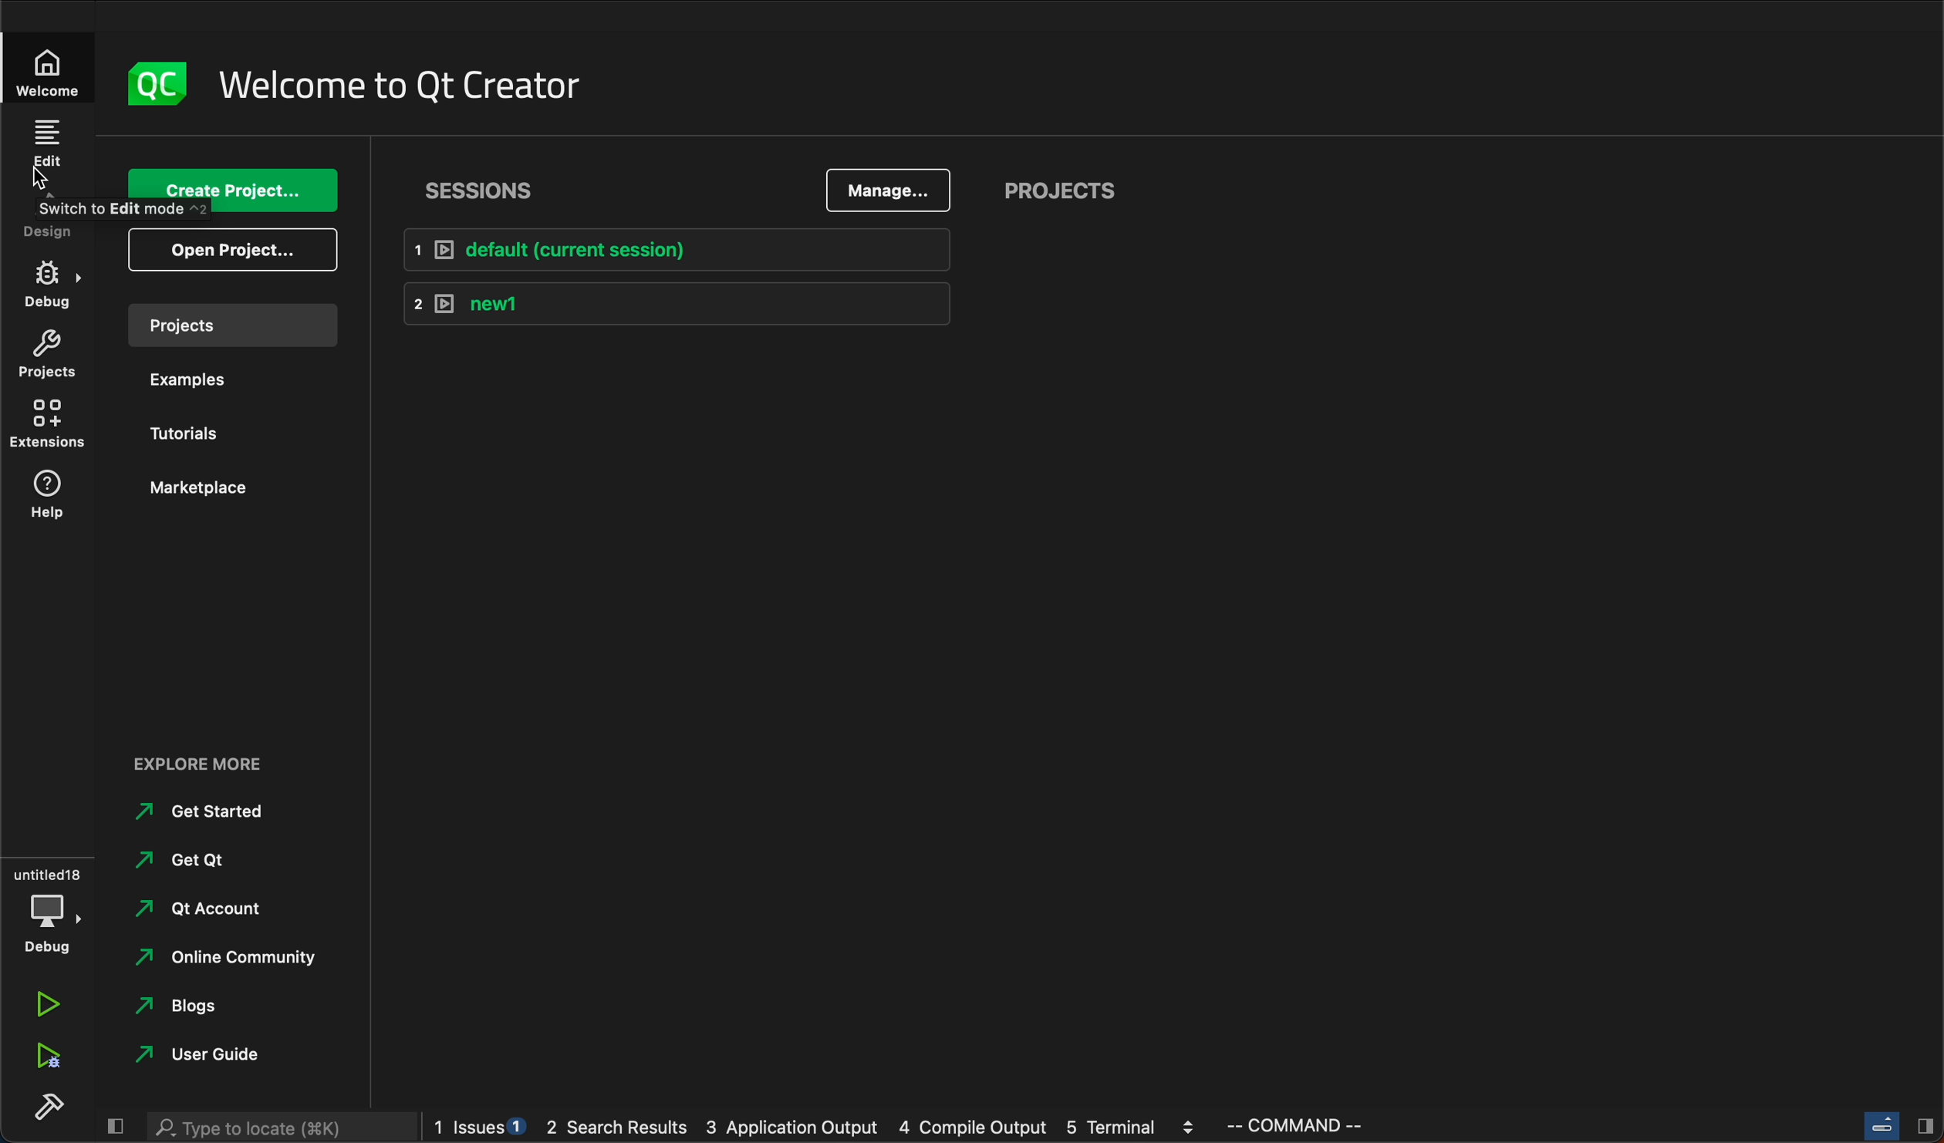  I want to click on examples, so click(191, 380).